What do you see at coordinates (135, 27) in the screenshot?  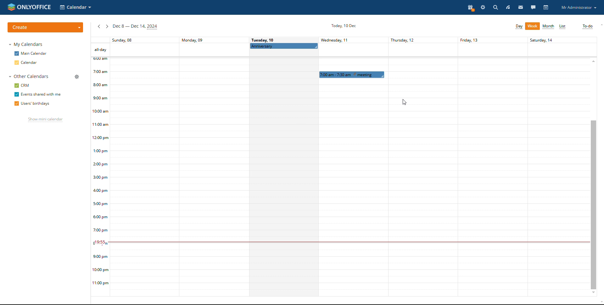 I see `current week` at bounding box center [135, 27].